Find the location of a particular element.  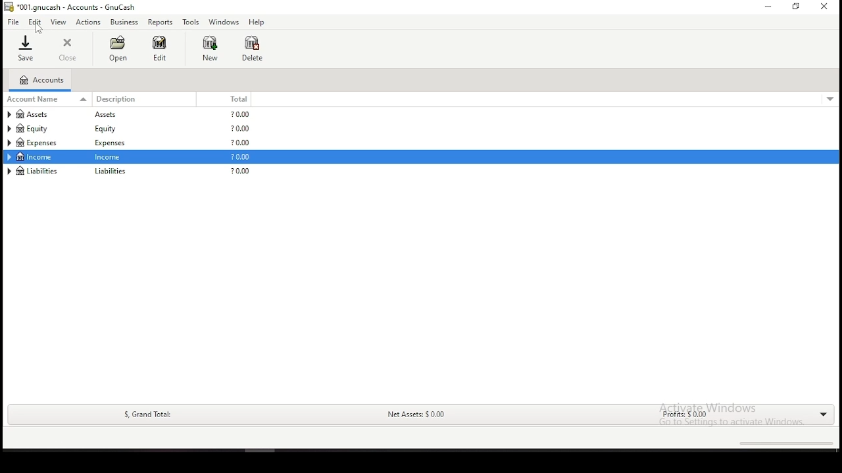

mouse pointer is located at coordinates (39, 27).